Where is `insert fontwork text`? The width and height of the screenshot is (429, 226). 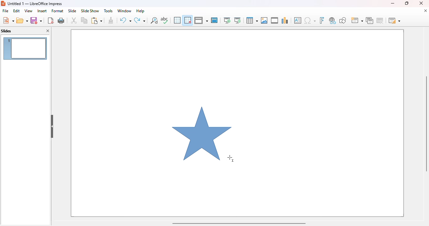 insert fontwork text is located at coordinates (322, 20).